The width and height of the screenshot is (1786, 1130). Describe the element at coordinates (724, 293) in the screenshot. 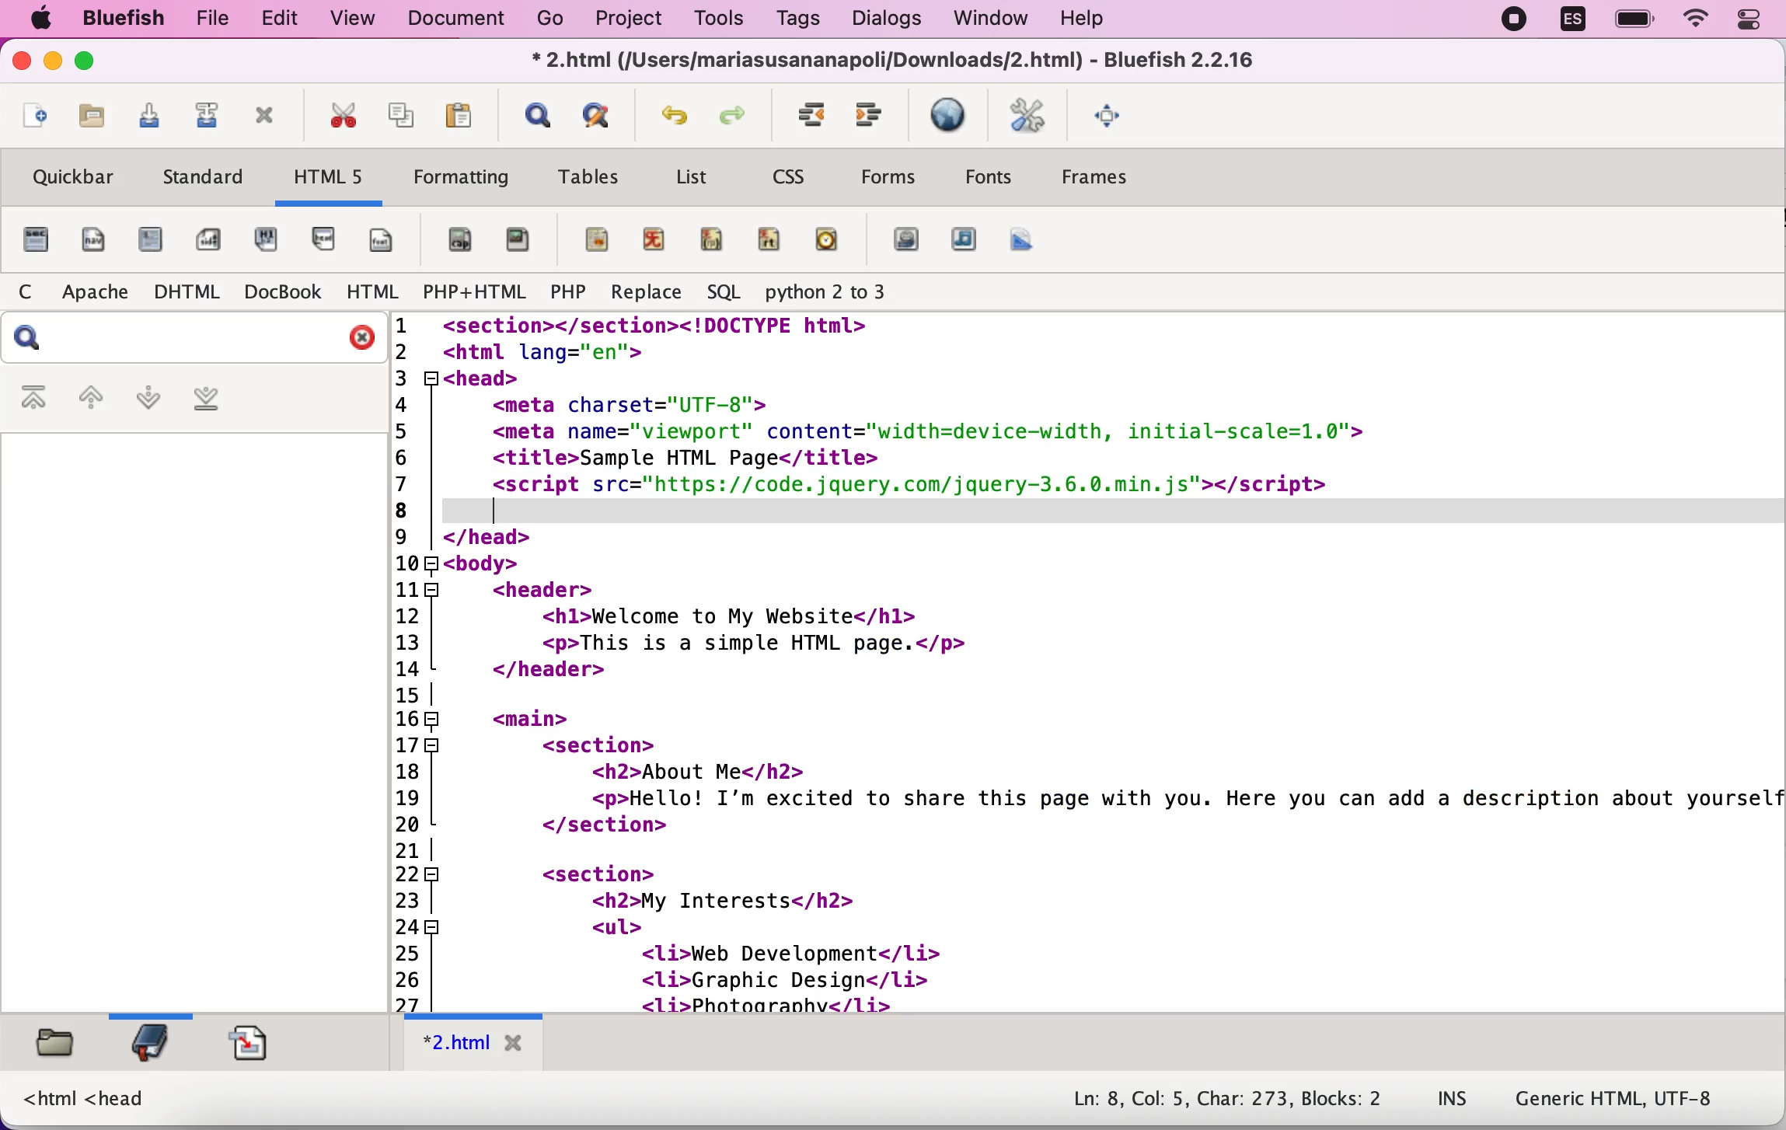

I see `sql` at that location.